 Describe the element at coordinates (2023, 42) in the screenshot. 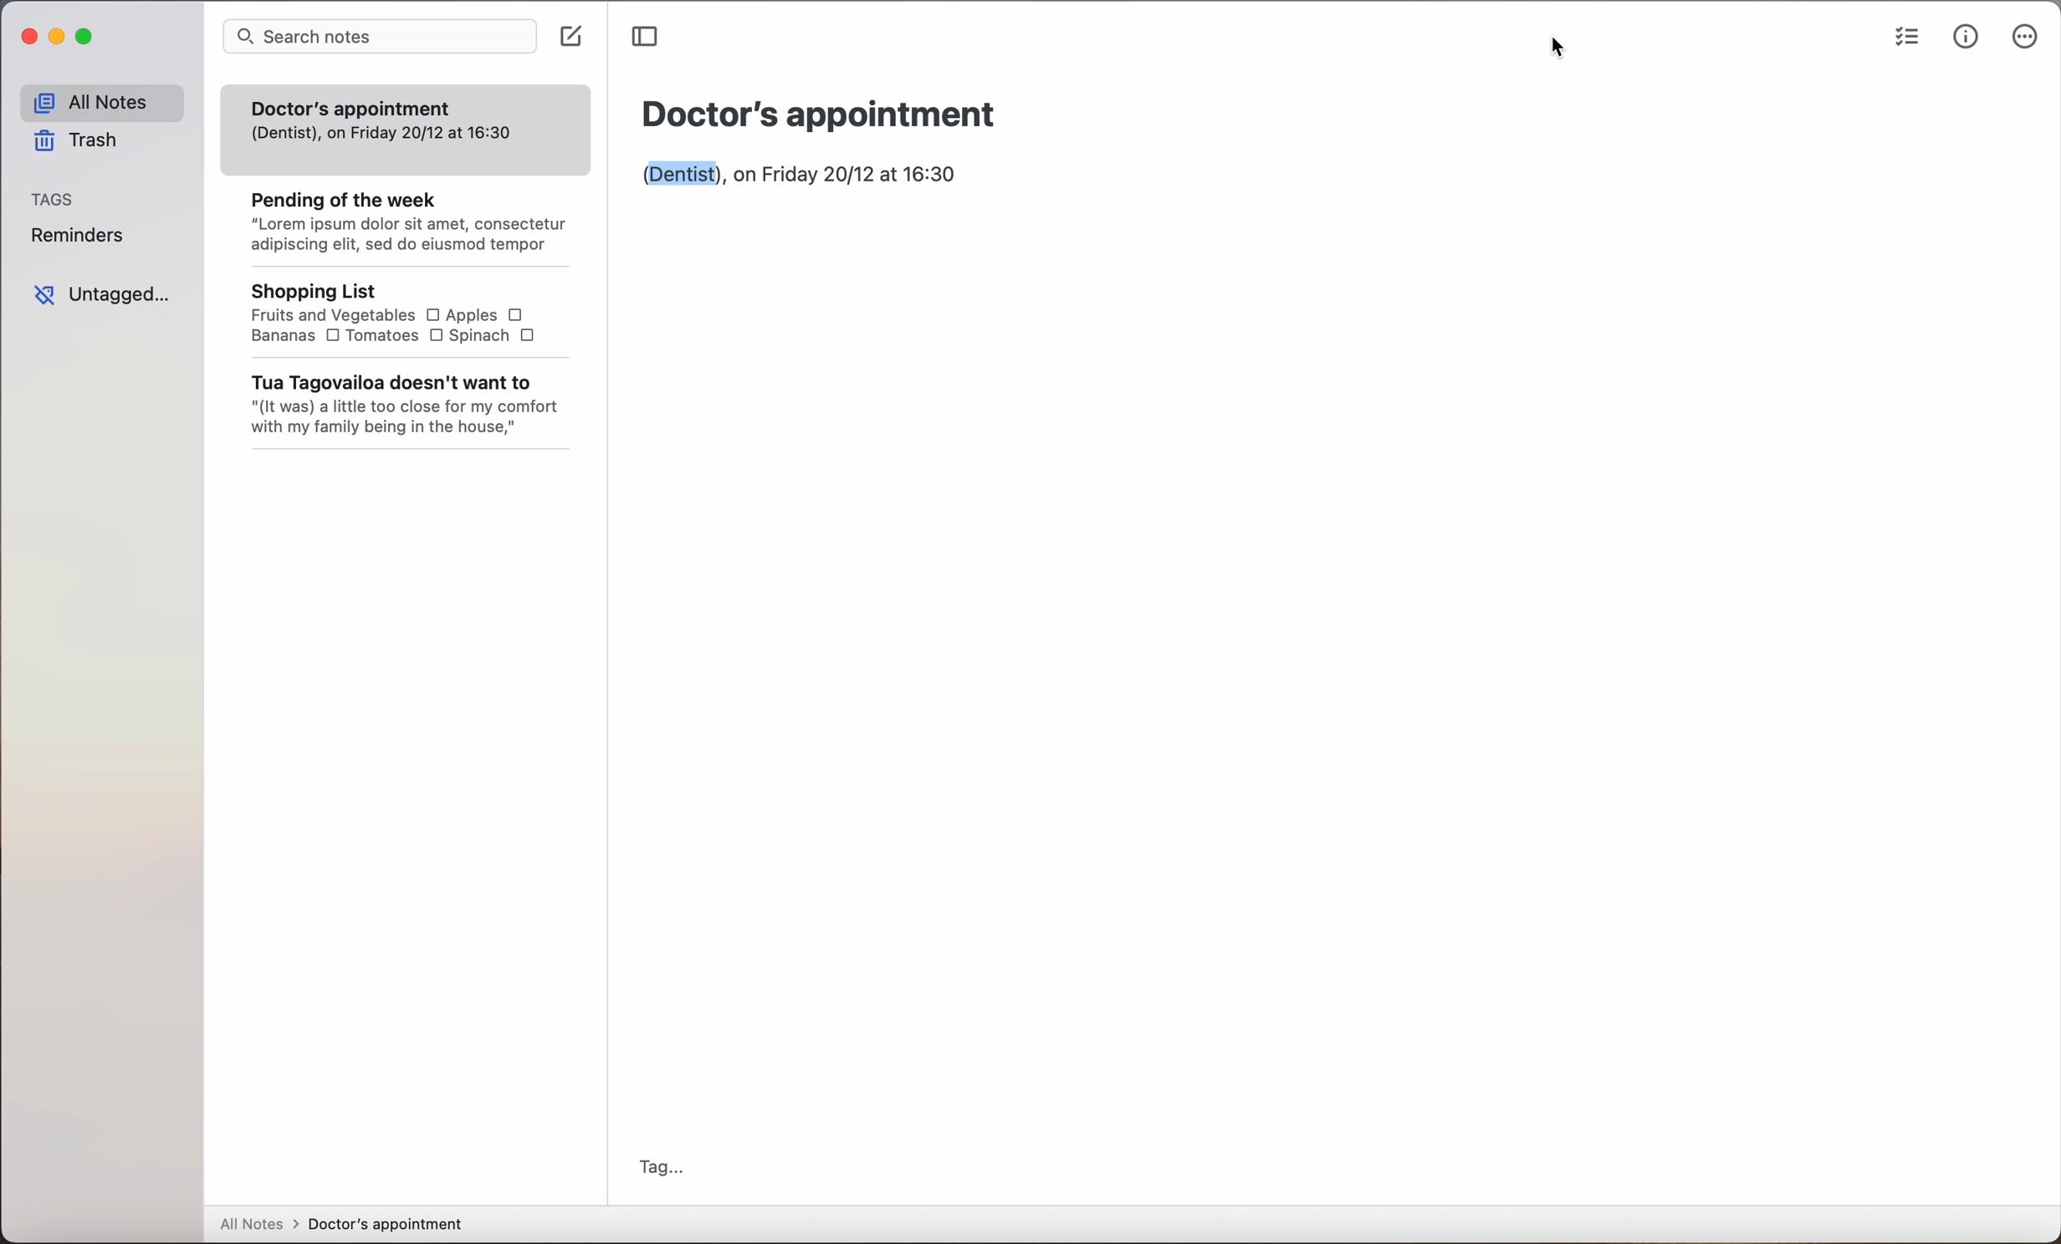

I see `more options` at that location.